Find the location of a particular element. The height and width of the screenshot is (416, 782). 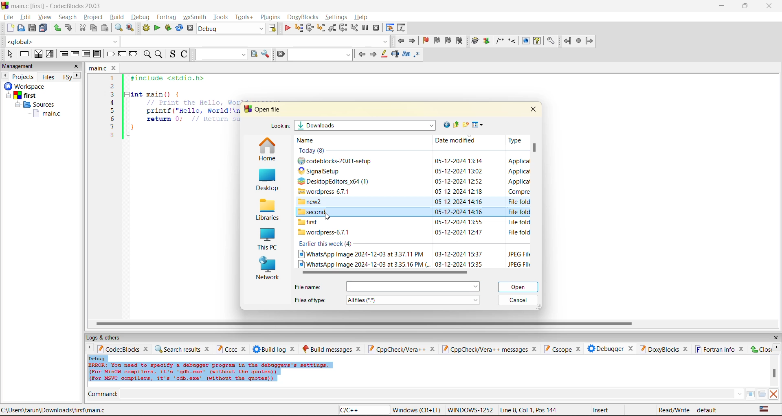

command is located at coordinates (103, 395).